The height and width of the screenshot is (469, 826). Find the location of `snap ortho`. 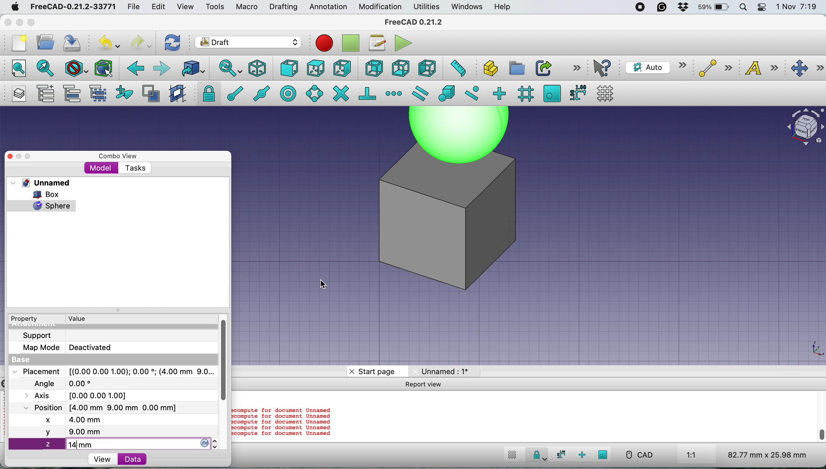

snap ortho is located at coordinates (583, 455).